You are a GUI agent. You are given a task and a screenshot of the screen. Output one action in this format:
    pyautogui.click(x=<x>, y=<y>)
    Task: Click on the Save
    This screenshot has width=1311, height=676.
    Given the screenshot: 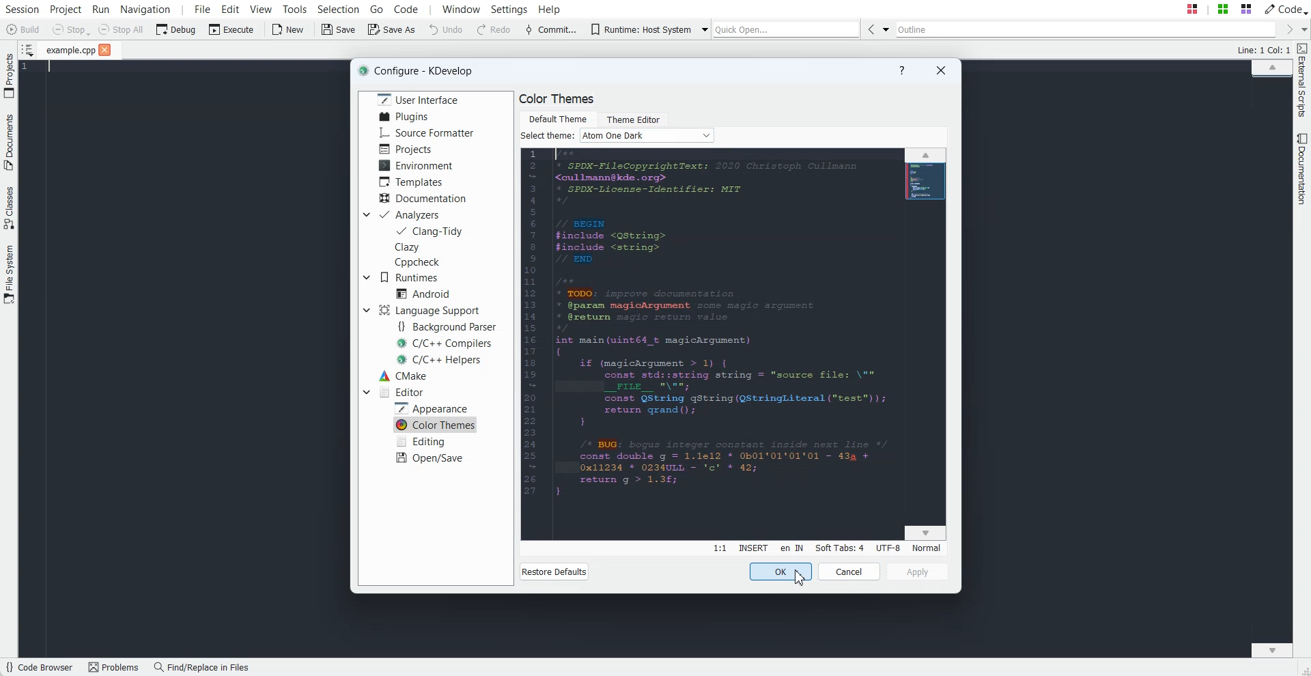 What is the action you would take?
    pyautogui.click(x=339, y=30)
    